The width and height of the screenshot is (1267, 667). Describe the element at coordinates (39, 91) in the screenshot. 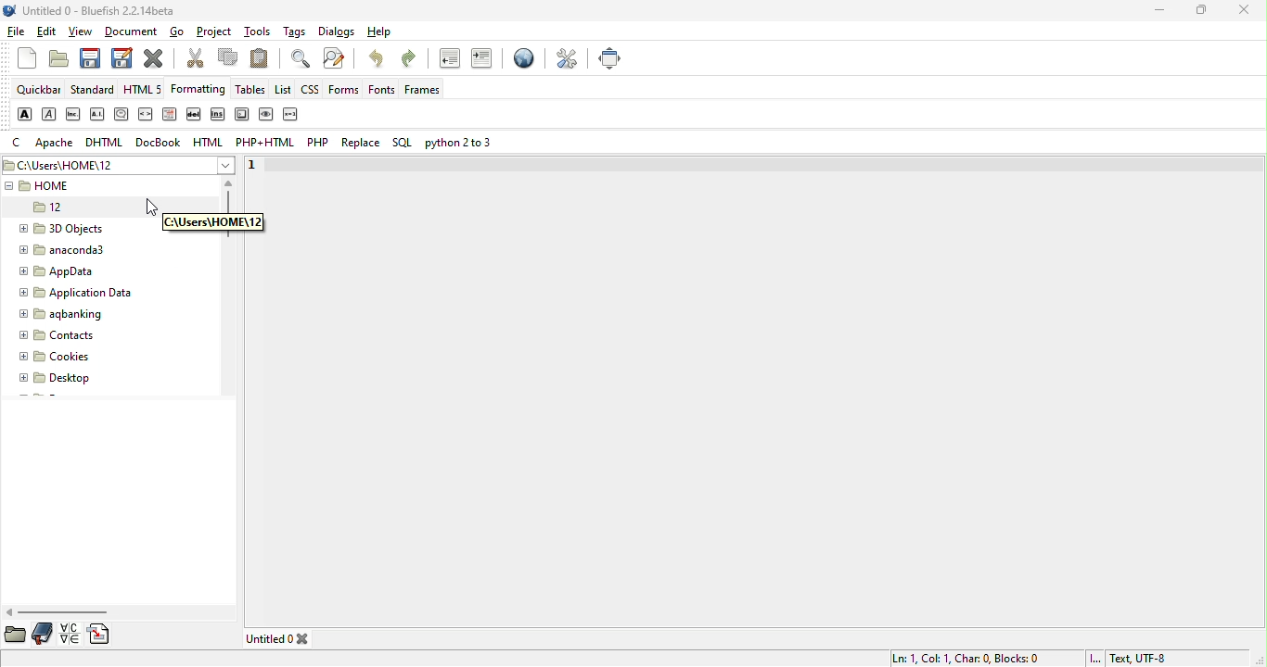

I see `quickbar` at that location.